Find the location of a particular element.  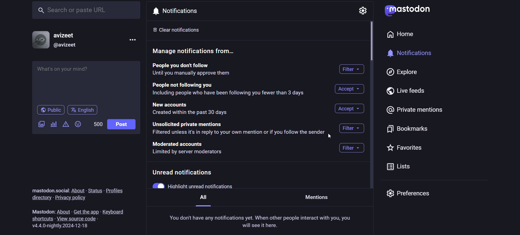

Moderated accounts
Limited by server moderators is located at coordinates (190, 148).